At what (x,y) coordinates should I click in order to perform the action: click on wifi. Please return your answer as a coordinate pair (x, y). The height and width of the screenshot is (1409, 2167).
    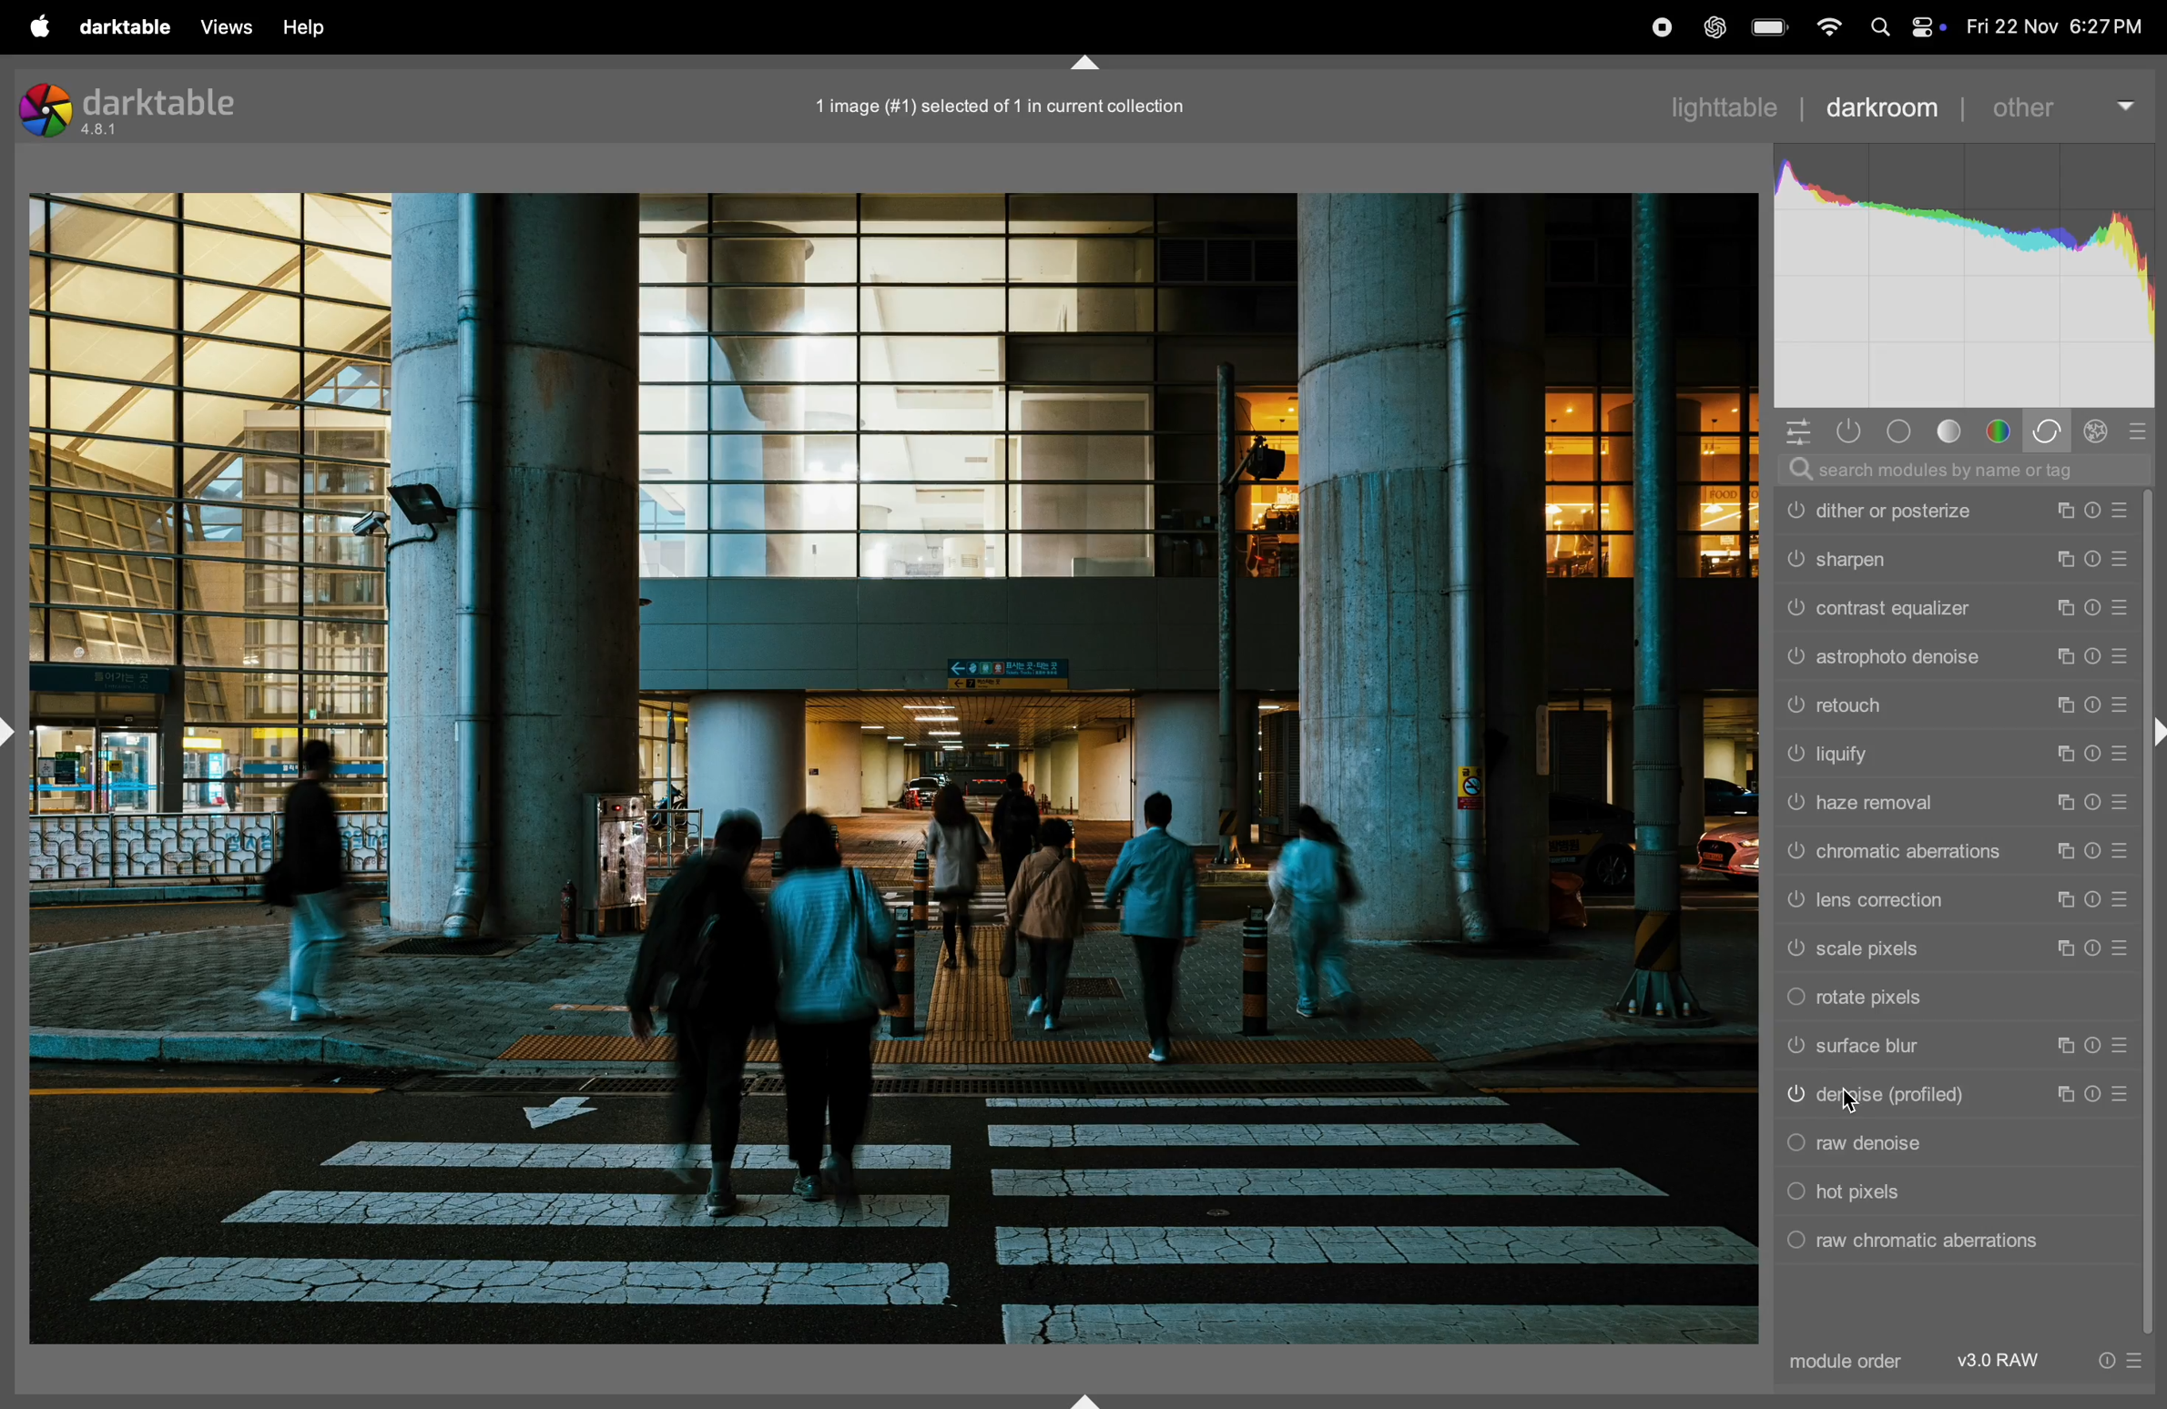
    Looking at the image, I should click on (1827, 28).